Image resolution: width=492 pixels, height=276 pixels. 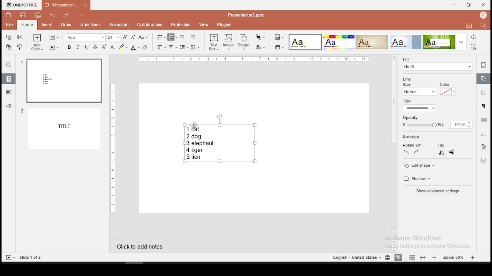 What do you see at coordinates (412, 256) in the screenshot?
I see `fit to slide` at bounding box center [412, 256].